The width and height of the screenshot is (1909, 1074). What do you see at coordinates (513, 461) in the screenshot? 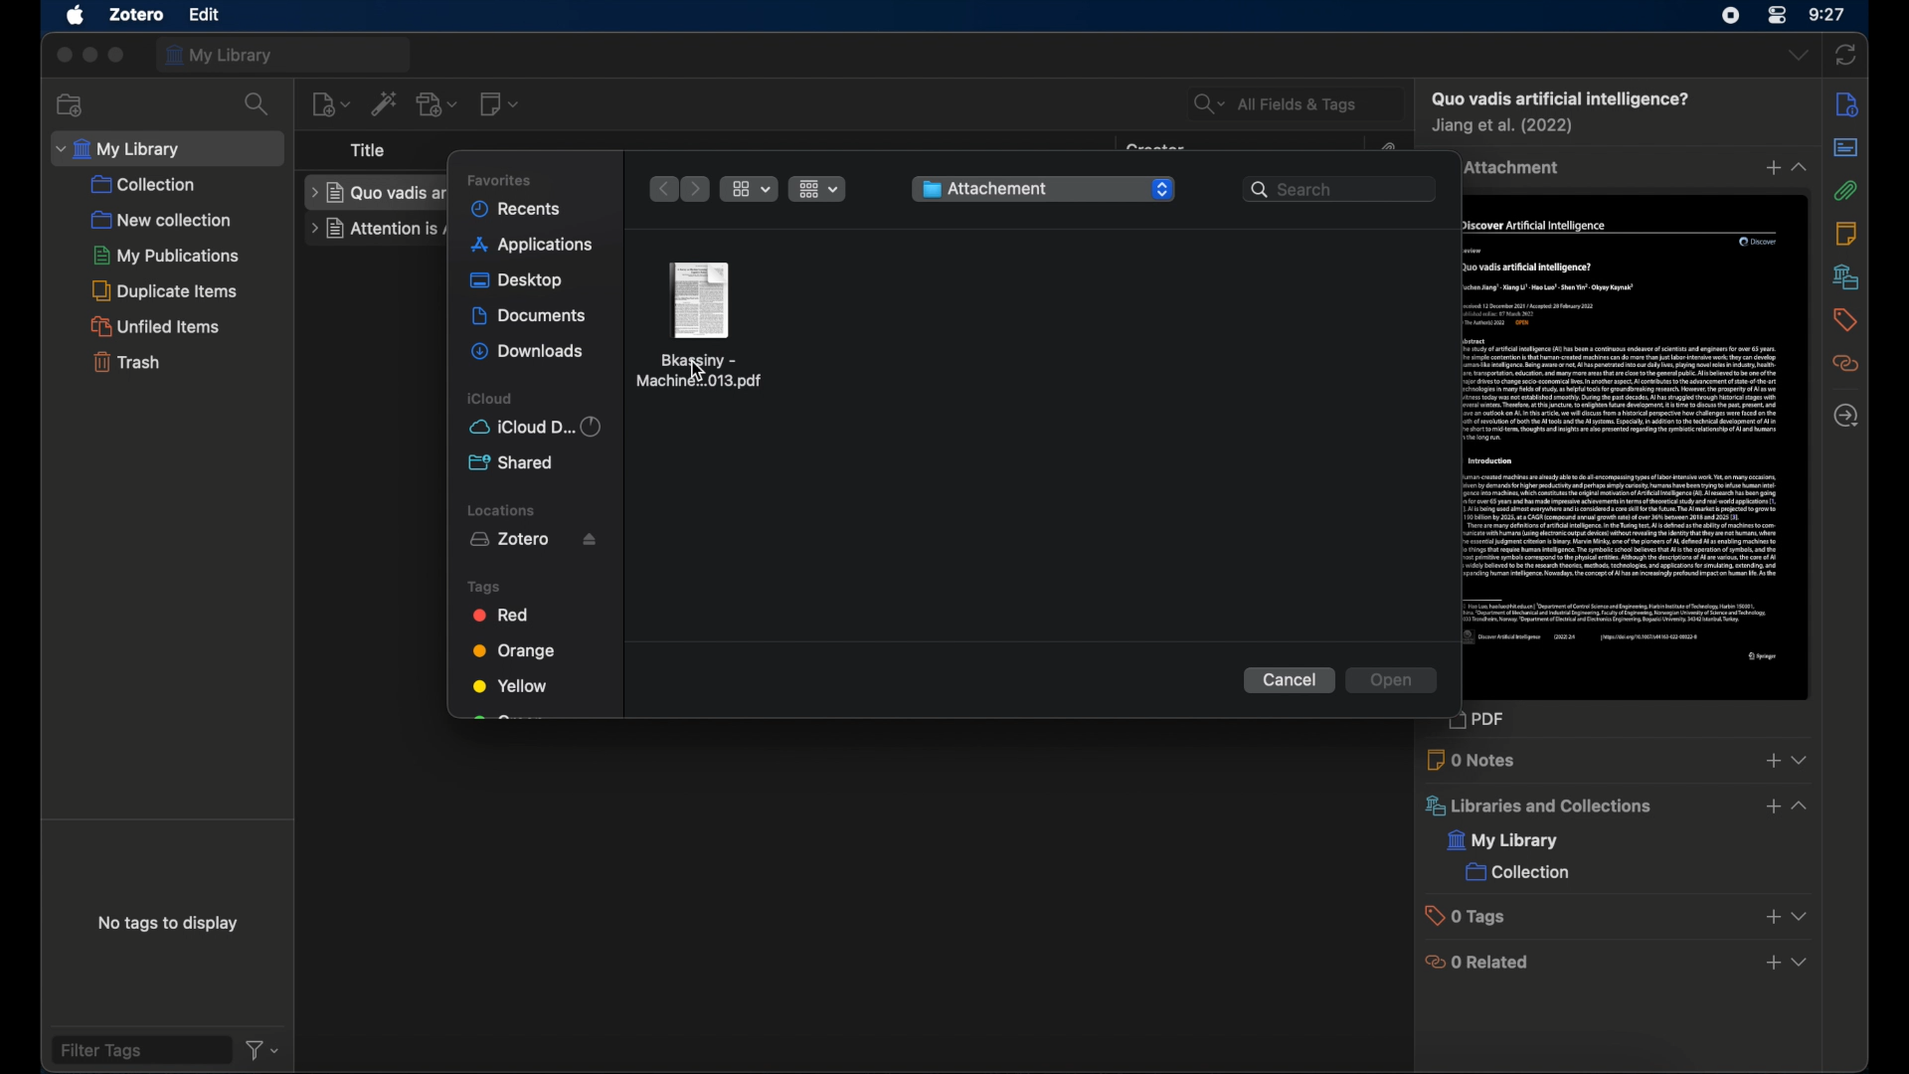
I see `shared` at bounding box center [513, 461].